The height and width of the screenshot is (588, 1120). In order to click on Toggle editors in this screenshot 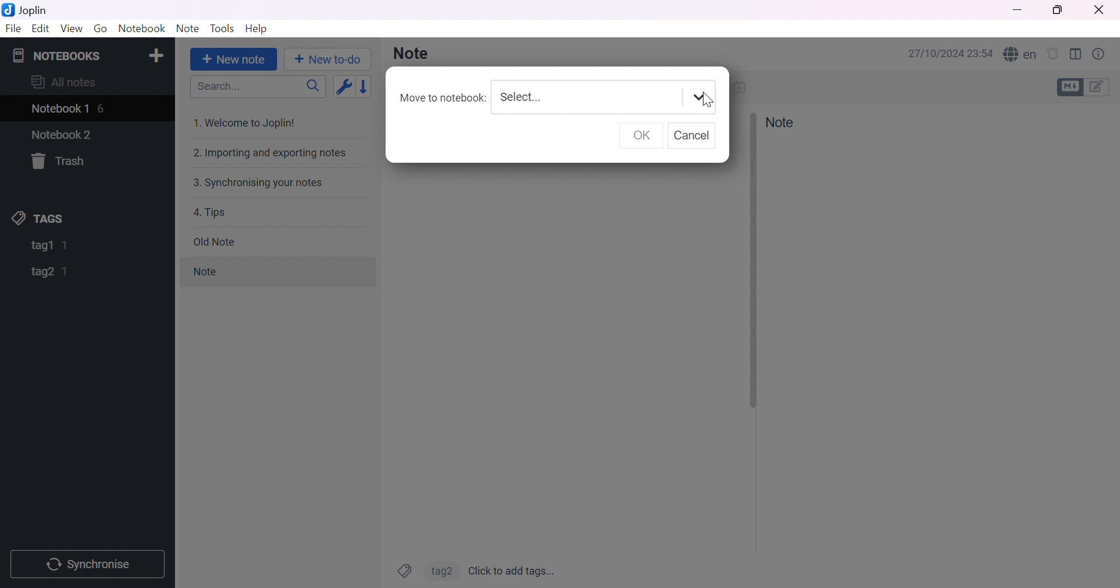, I will do `click(1086, 87)`.